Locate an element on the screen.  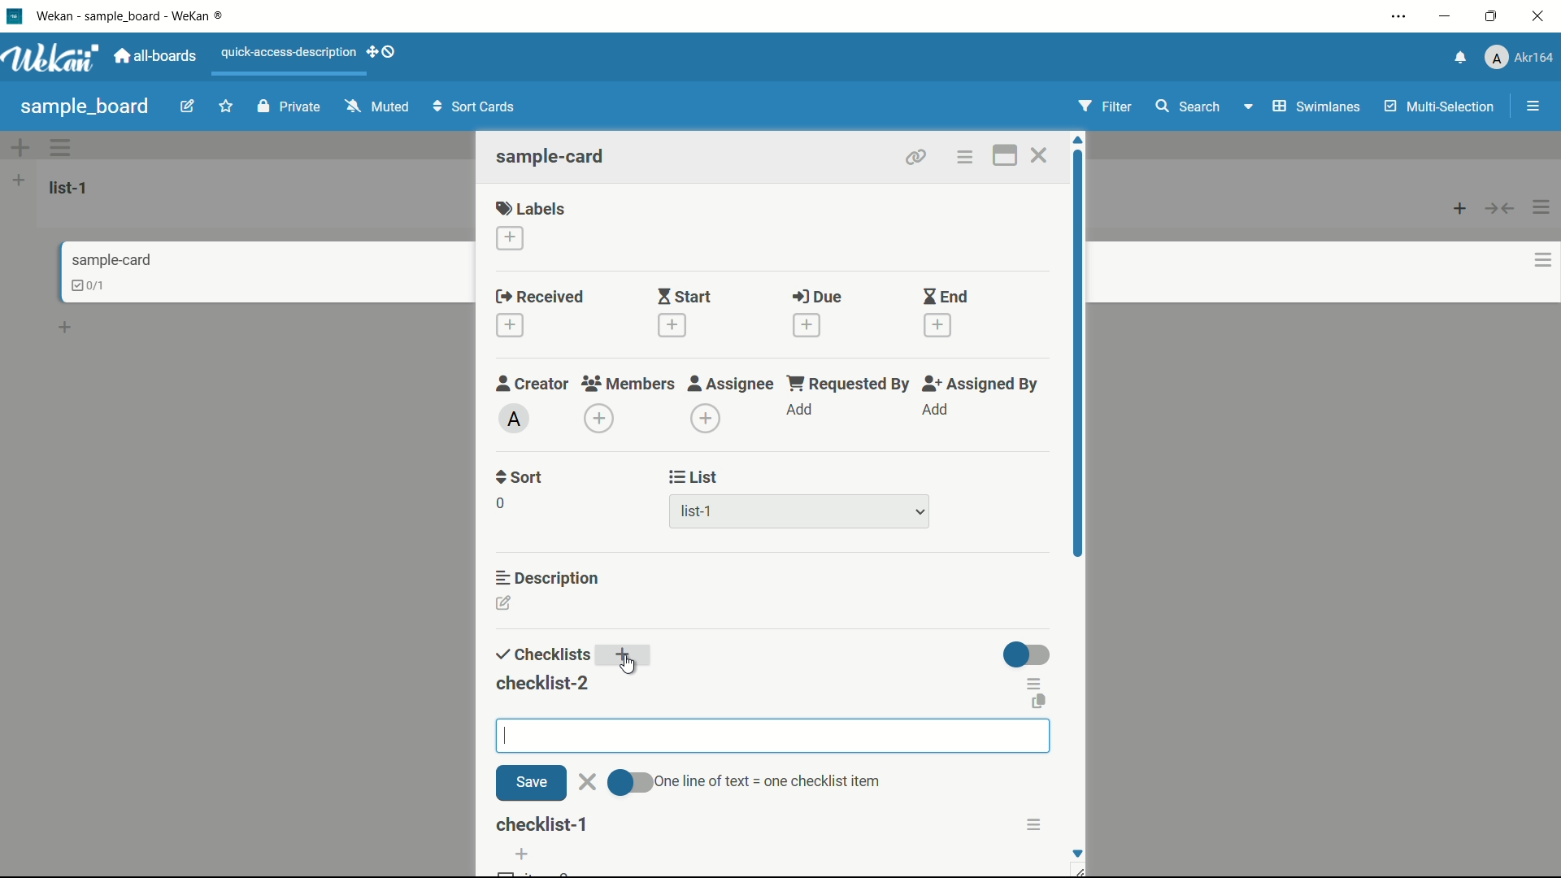
toggle button is located at coordinates (632, 784).